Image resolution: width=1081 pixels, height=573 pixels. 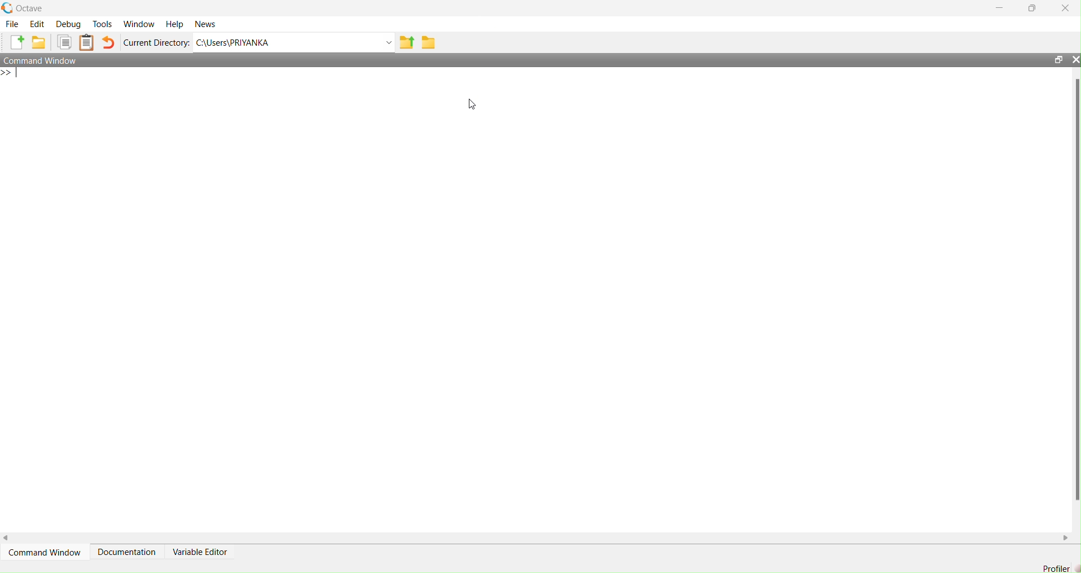 What do you see at coordinates (139, 23) in the screenshot?
I see `‘Window` at bounding box center [139, 23].